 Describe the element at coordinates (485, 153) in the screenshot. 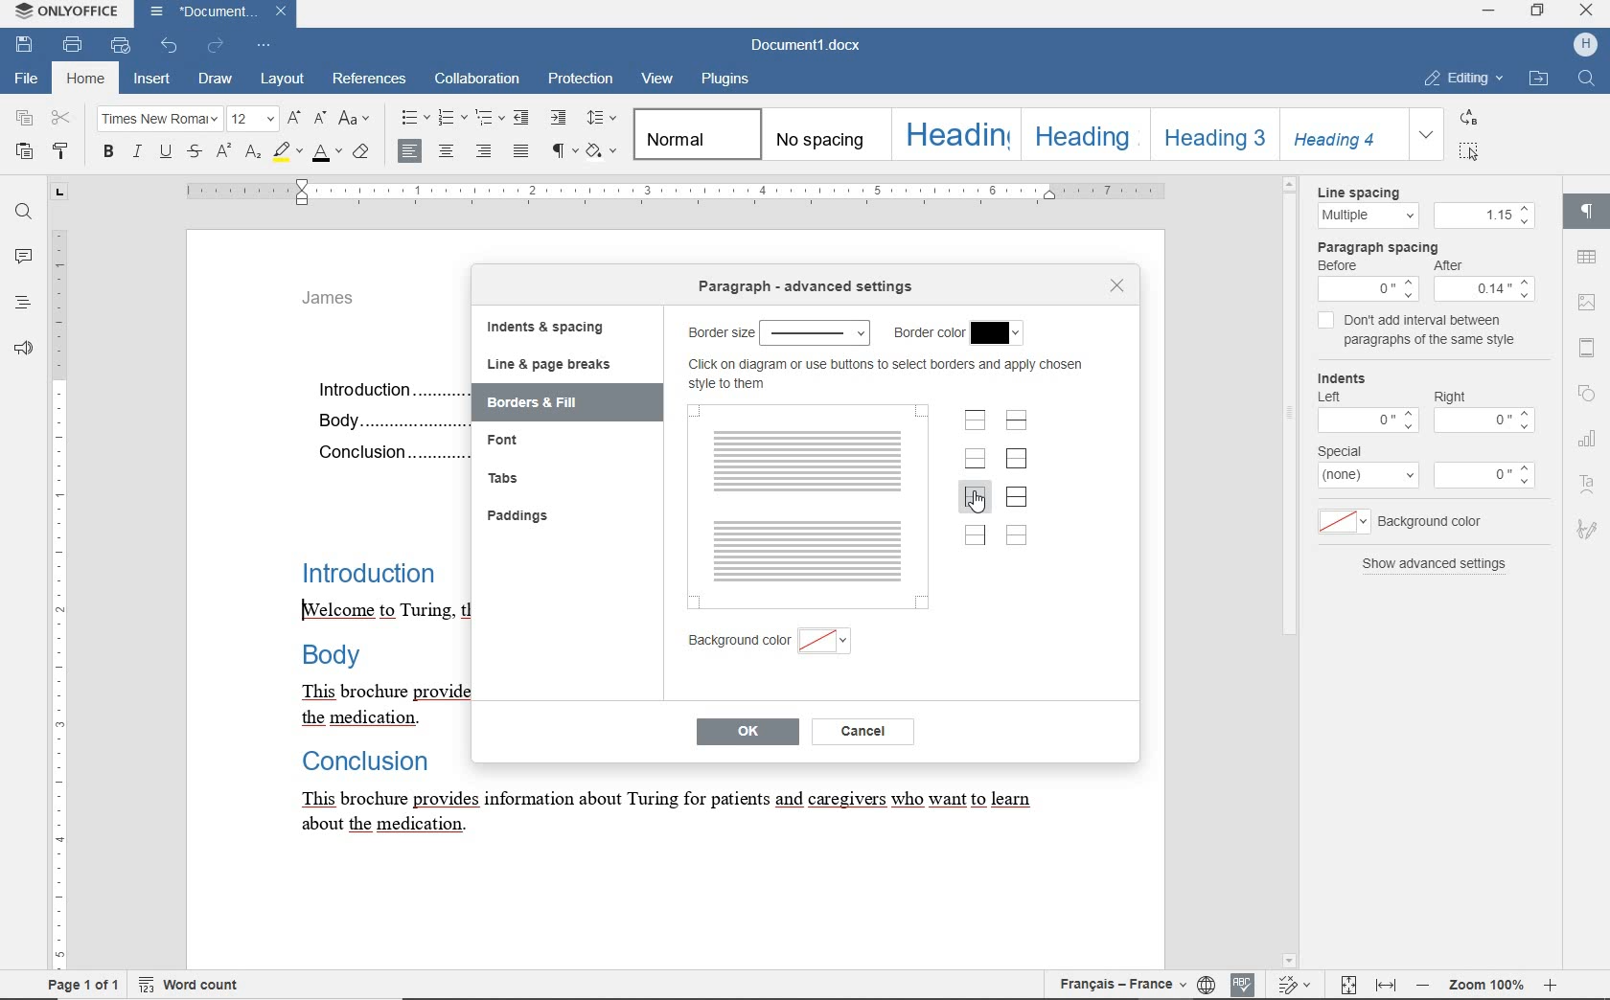

I see `align right` at that location.